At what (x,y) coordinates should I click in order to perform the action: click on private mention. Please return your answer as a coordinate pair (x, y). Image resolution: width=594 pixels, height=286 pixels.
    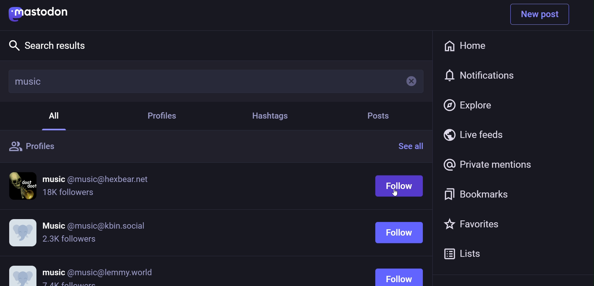
    Looking at the image, I should click on (486, 164).